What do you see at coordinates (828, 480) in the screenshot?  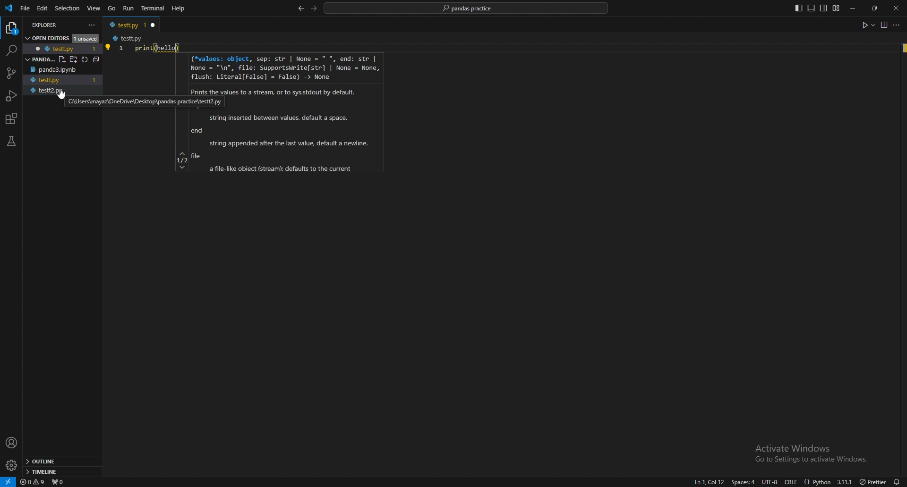 I see `{} Python 3.11.1` at bounding box center [828, 480].